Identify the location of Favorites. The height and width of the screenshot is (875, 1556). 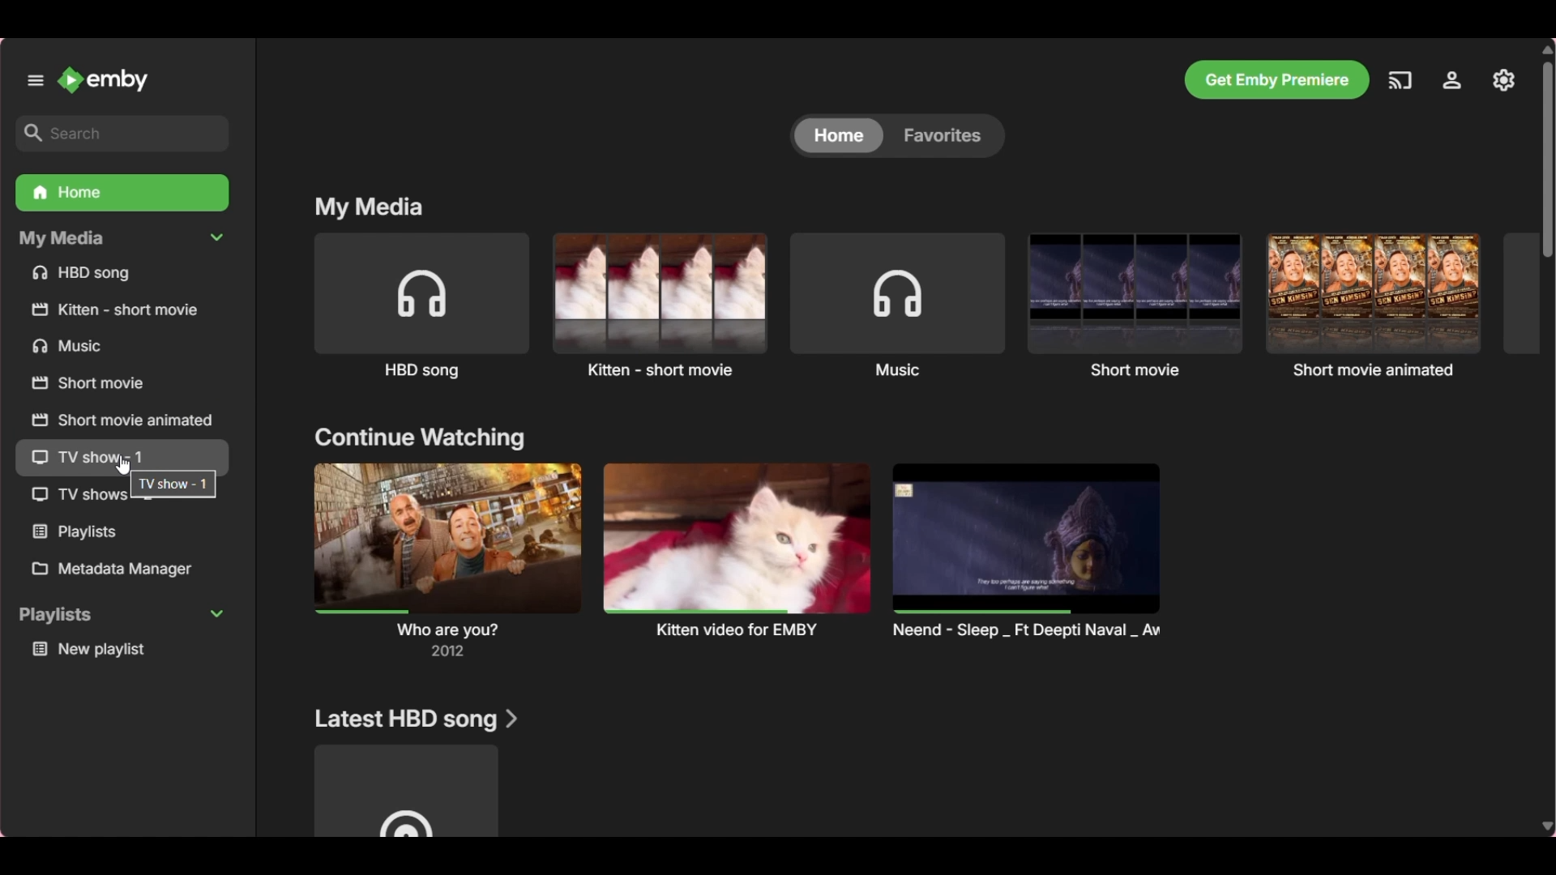
(950, 135).